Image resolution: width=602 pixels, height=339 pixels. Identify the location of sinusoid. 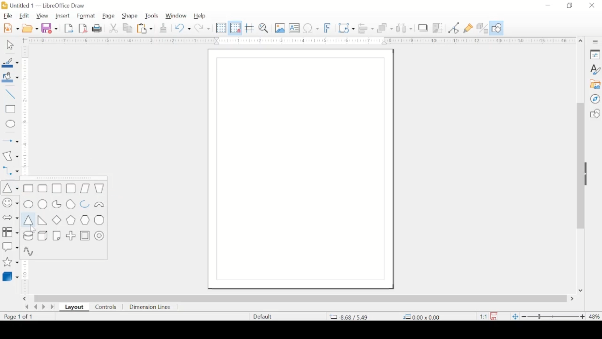
(29, 252).